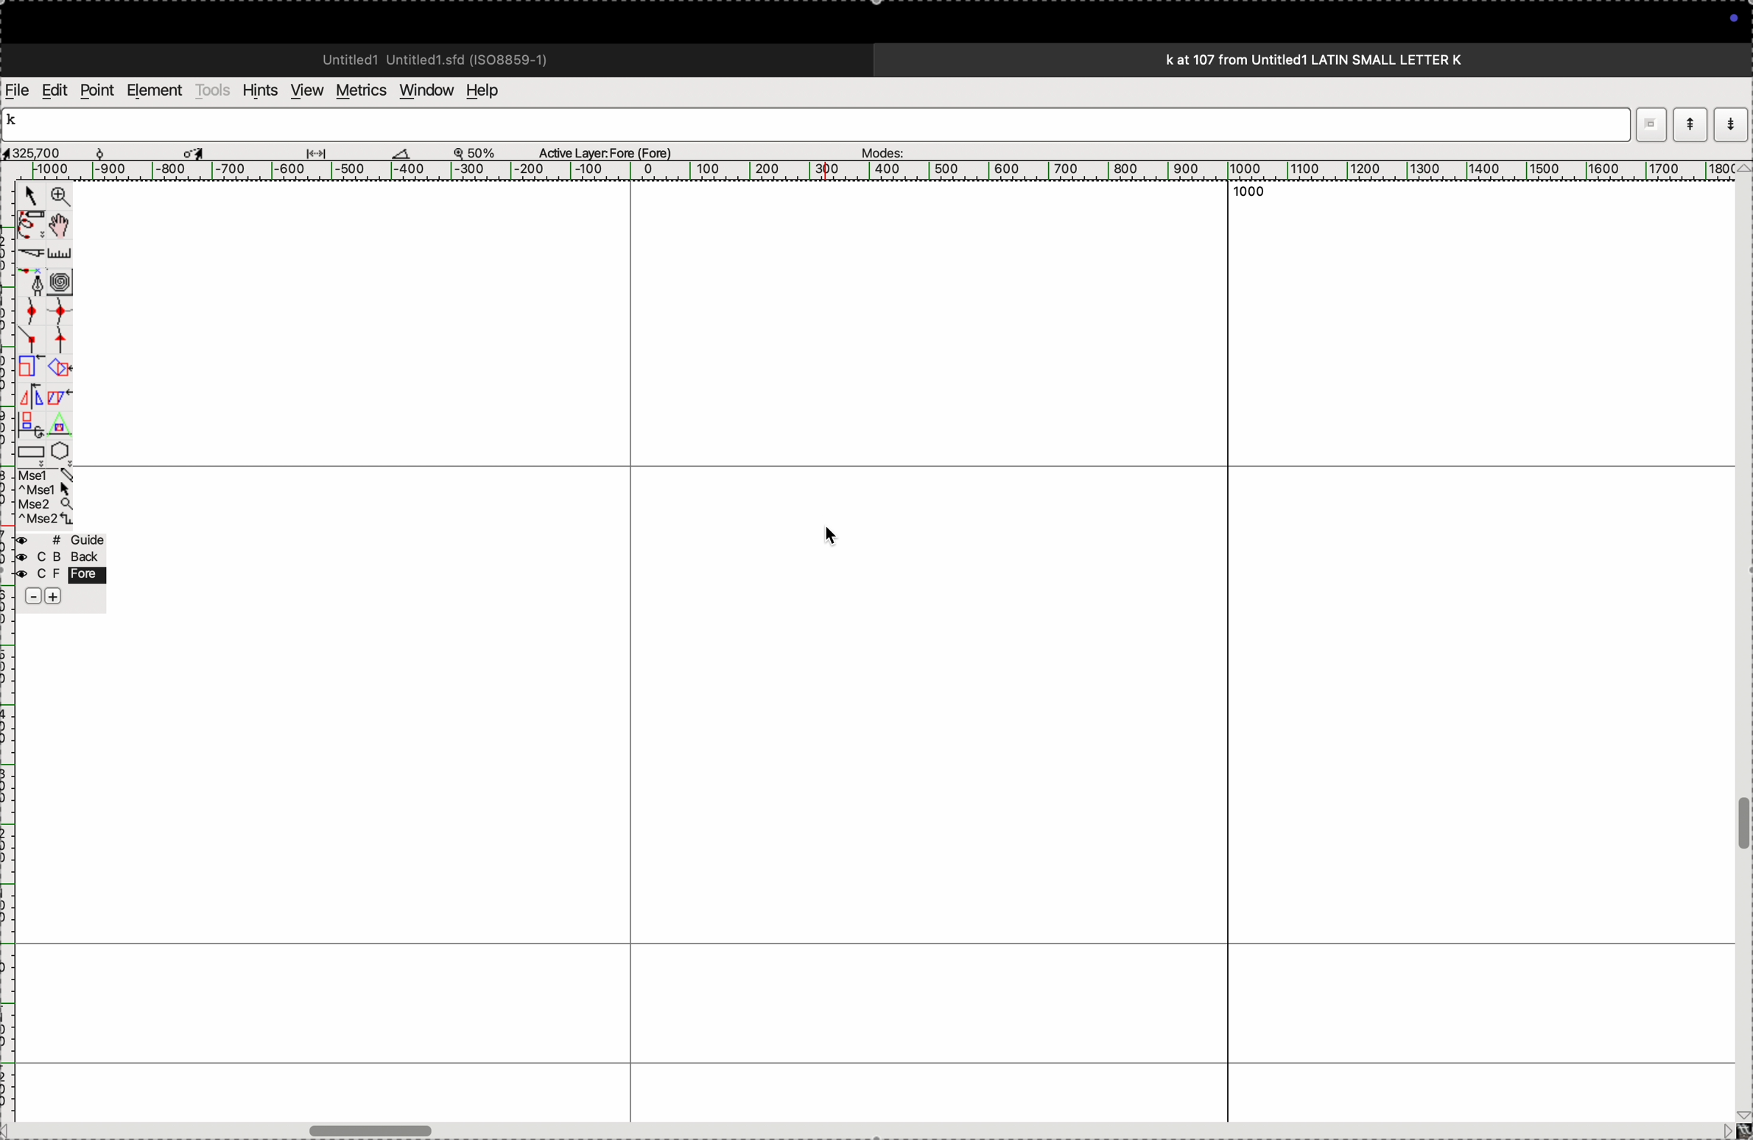  What do you see at coordinates (27, 449) in the screenshot?
I see `rectangle` at bounding box center [27, 449].